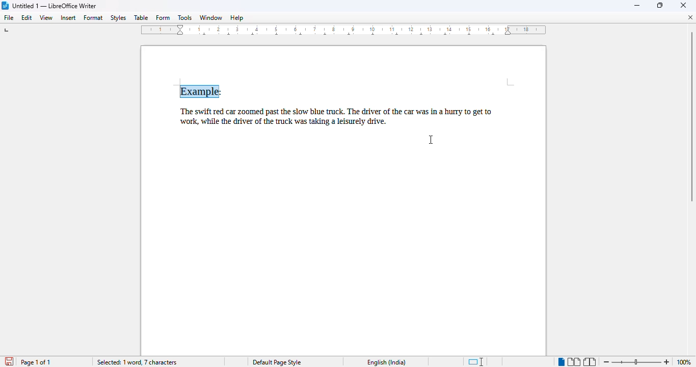 This screenshot has height=367, width=696. I want to click on Selected: 1 word, 7 characters, so click(139, 362).